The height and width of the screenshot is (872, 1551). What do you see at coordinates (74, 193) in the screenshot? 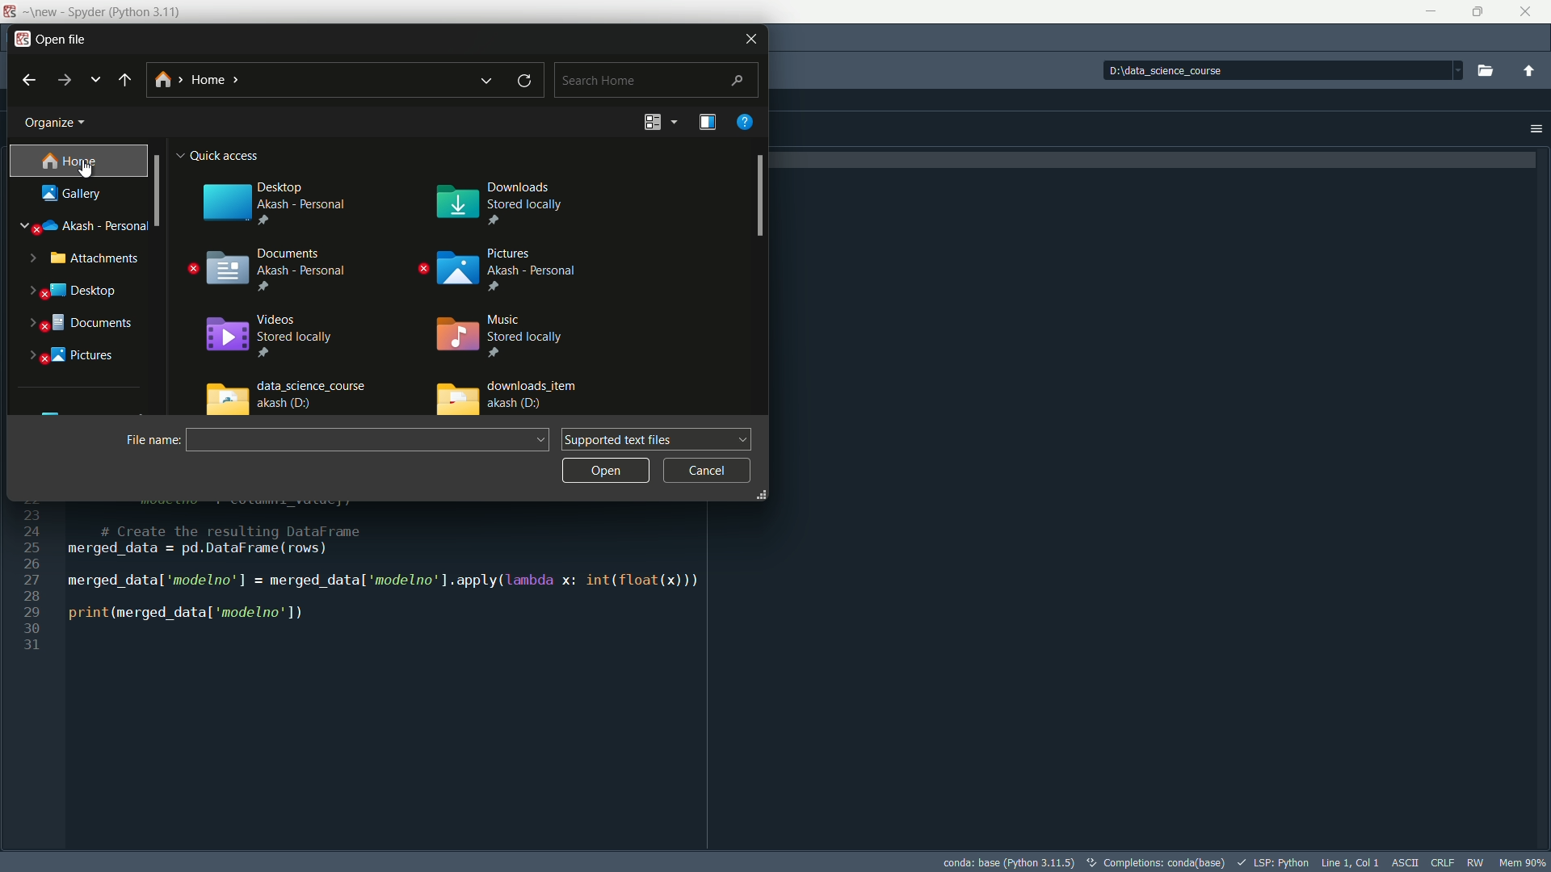
I see `gallery` at bounding box center [74, 193].